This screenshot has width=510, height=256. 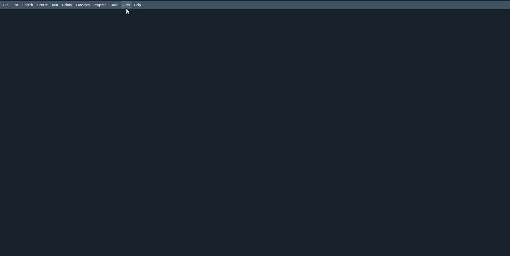 What do you see at coordinates (28, 5) in the screenshot?
I see `Search` at bounding box center [28, 5].